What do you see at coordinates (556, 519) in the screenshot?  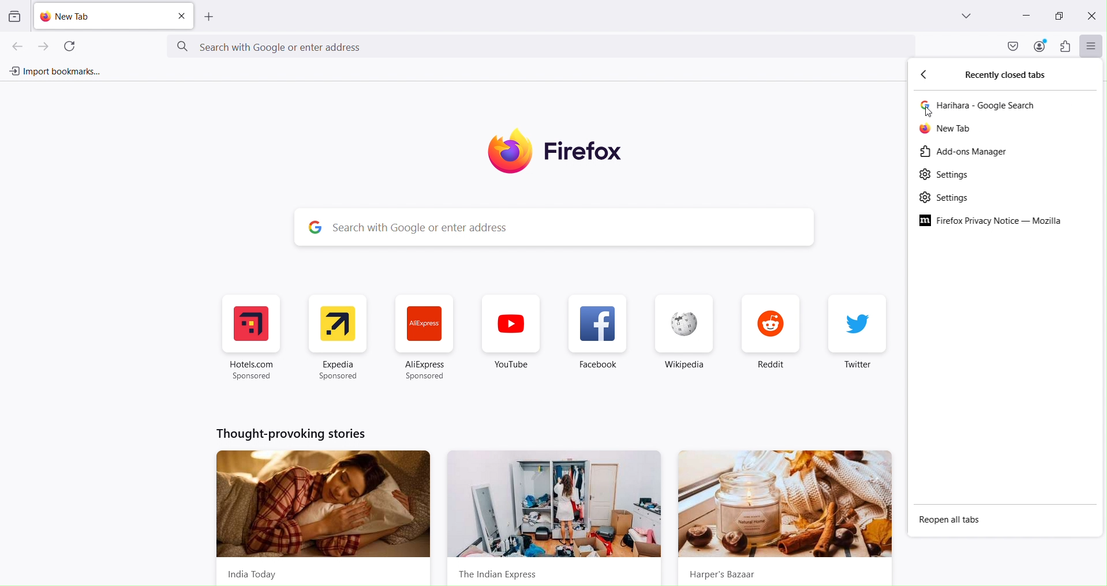 I see `the Indian express` at bounding box center [556, 519].